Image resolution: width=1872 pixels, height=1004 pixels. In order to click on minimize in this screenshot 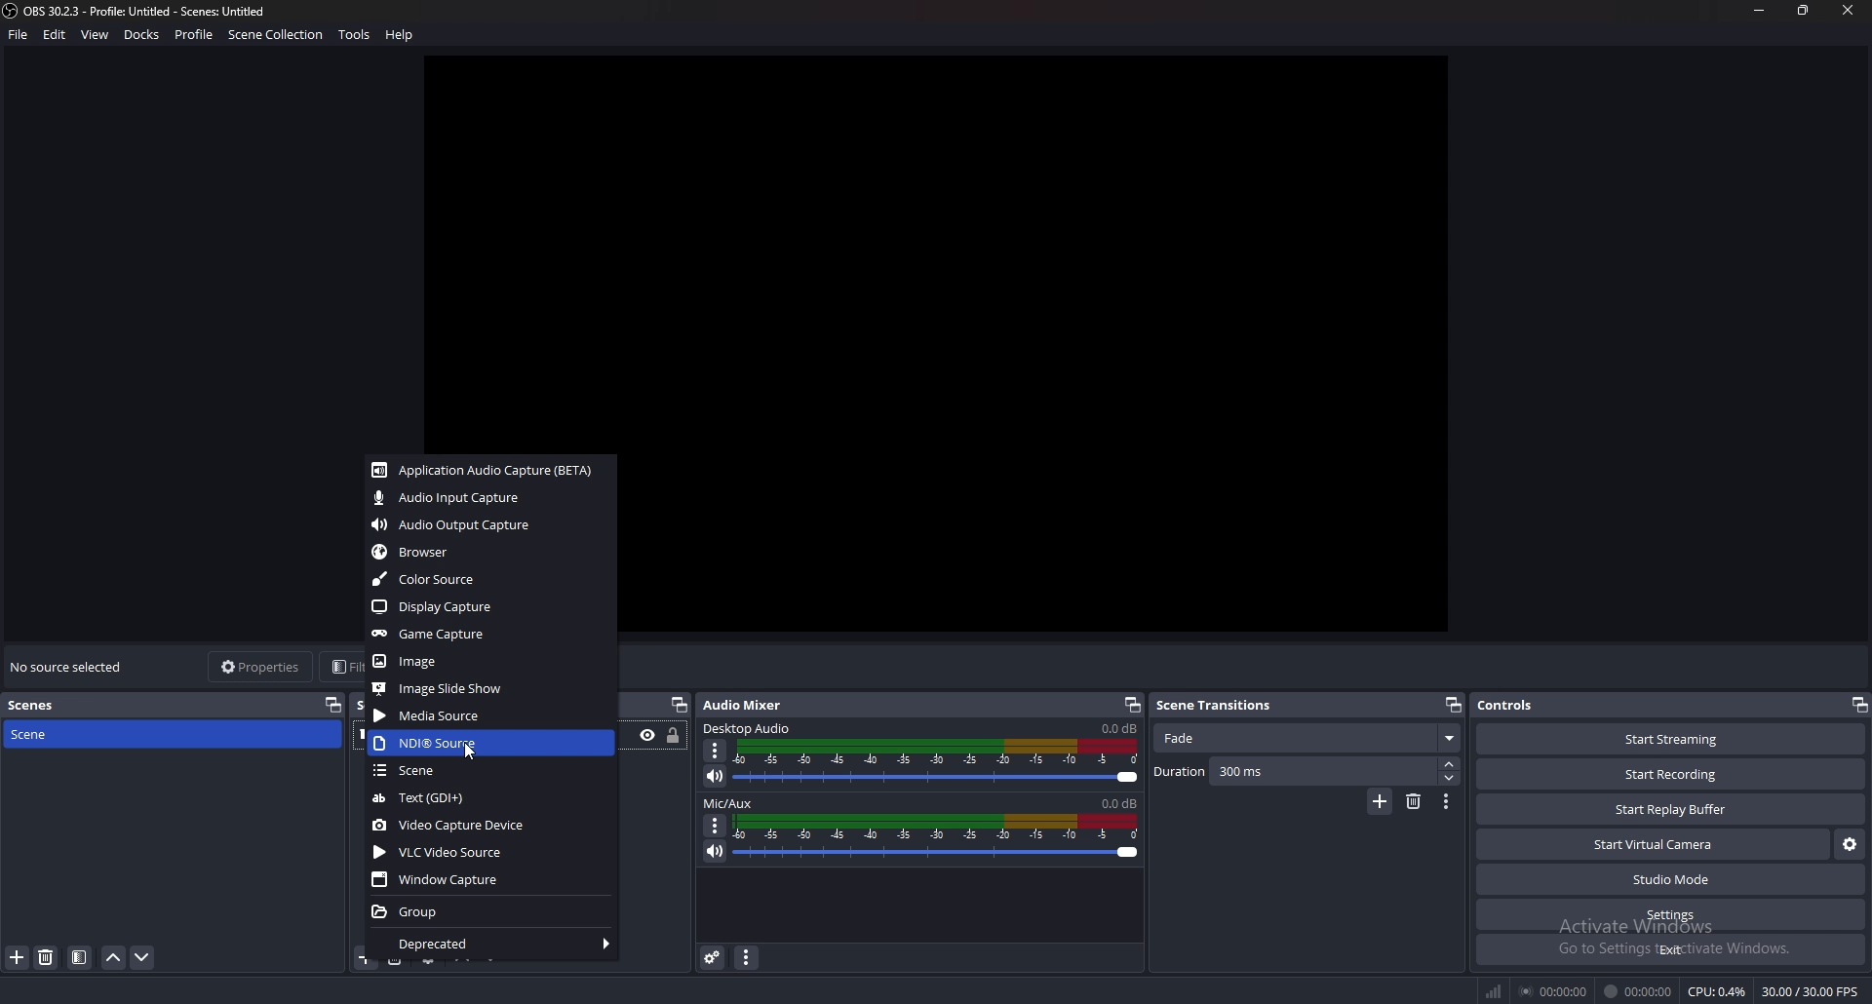, I will do `click(1761, 11)`.